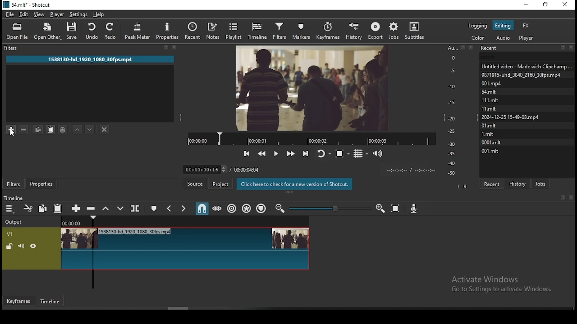  What do you see at coordinates (526, 38) in the screenshot?
I see `player` at bounding box center [526, 38].